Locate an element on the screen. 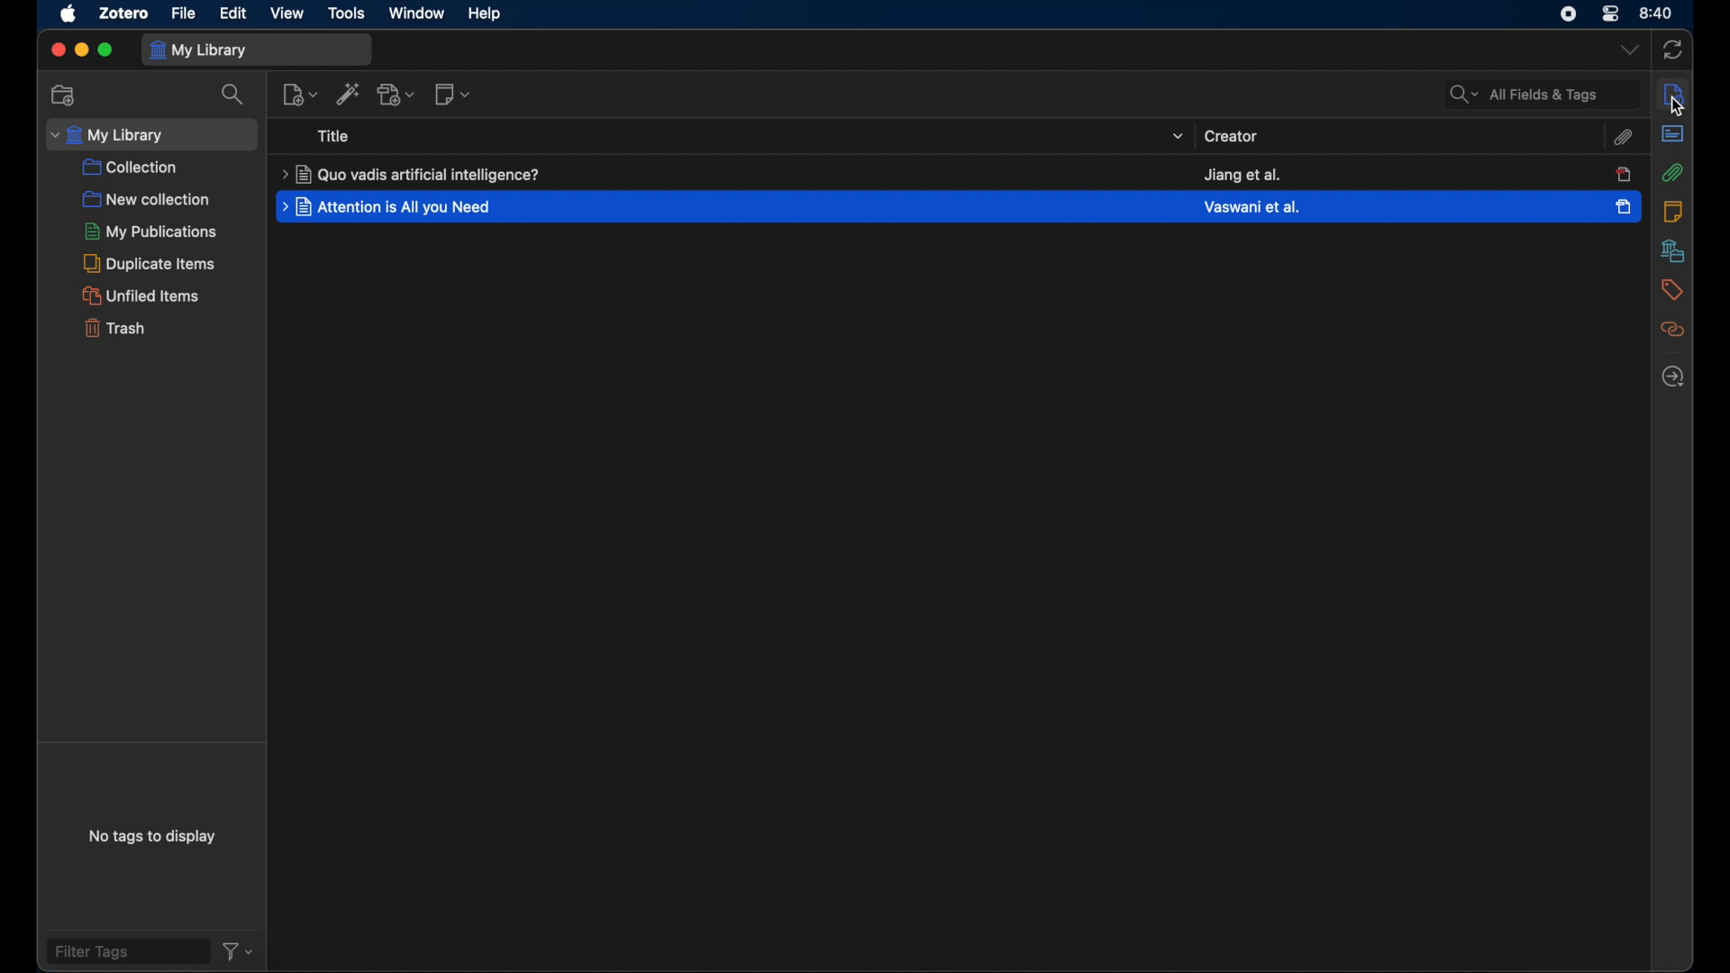 Image resolution: width=1730 pixels, height=973 pixels. cursor is located at coordinates (1681, 111).